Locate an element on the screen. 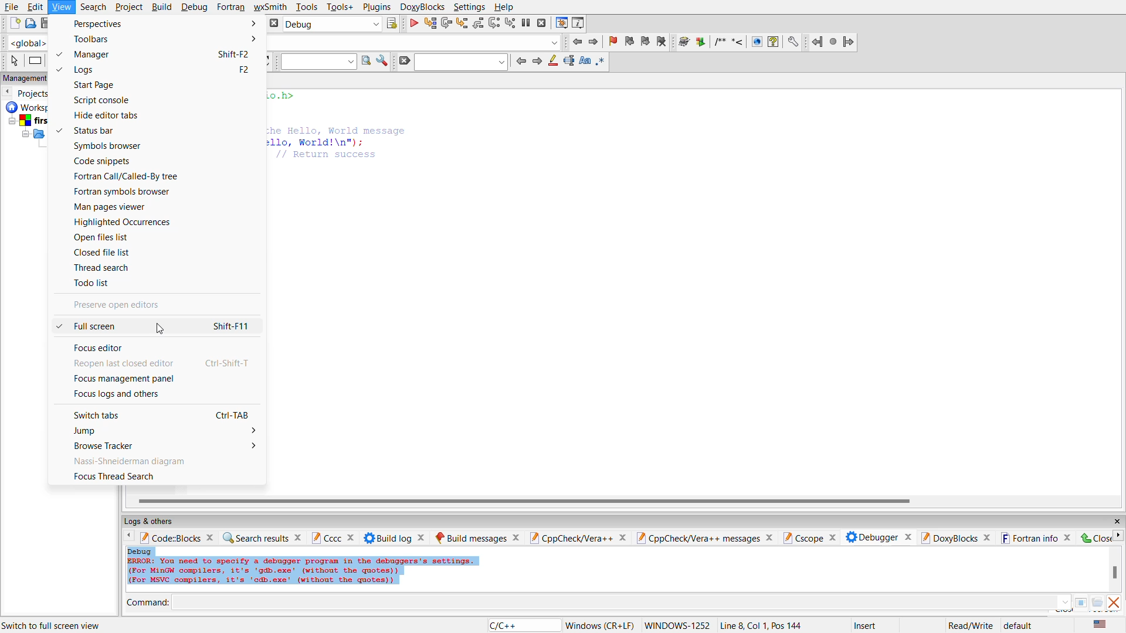  previous is located at coordinates (522, 60).